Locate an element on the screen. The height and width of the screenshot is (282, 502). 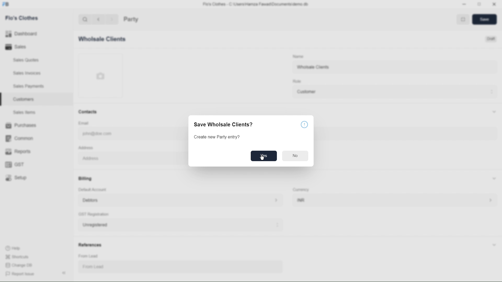
ICON is located at coordinates (303, 126).